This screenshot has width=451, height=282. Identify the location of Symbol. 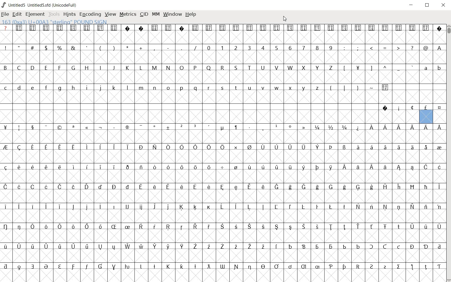
(358, 188).